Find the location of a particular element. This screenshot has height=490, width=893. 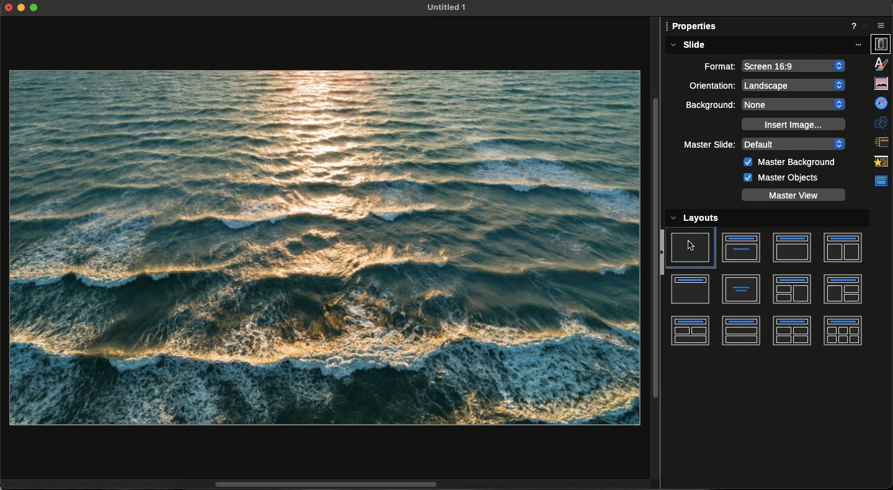

File name is located at coordinates (443, 7).